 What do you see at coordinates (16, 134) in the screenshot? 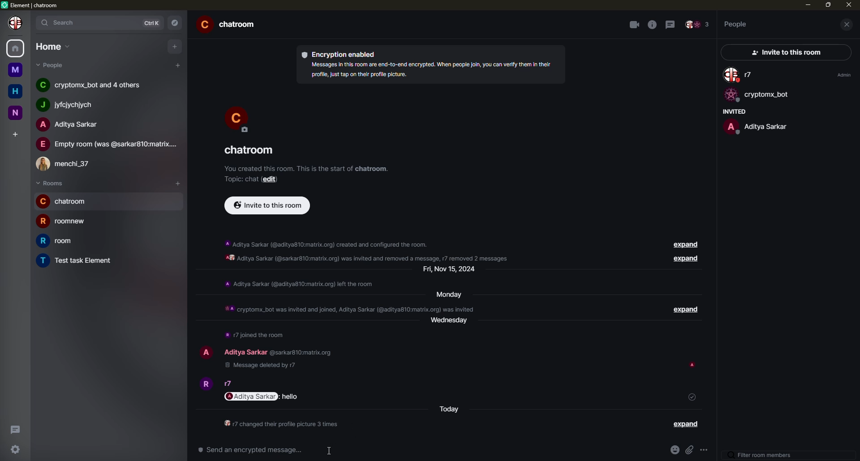
I see `add` at bounding box center [16, 134].